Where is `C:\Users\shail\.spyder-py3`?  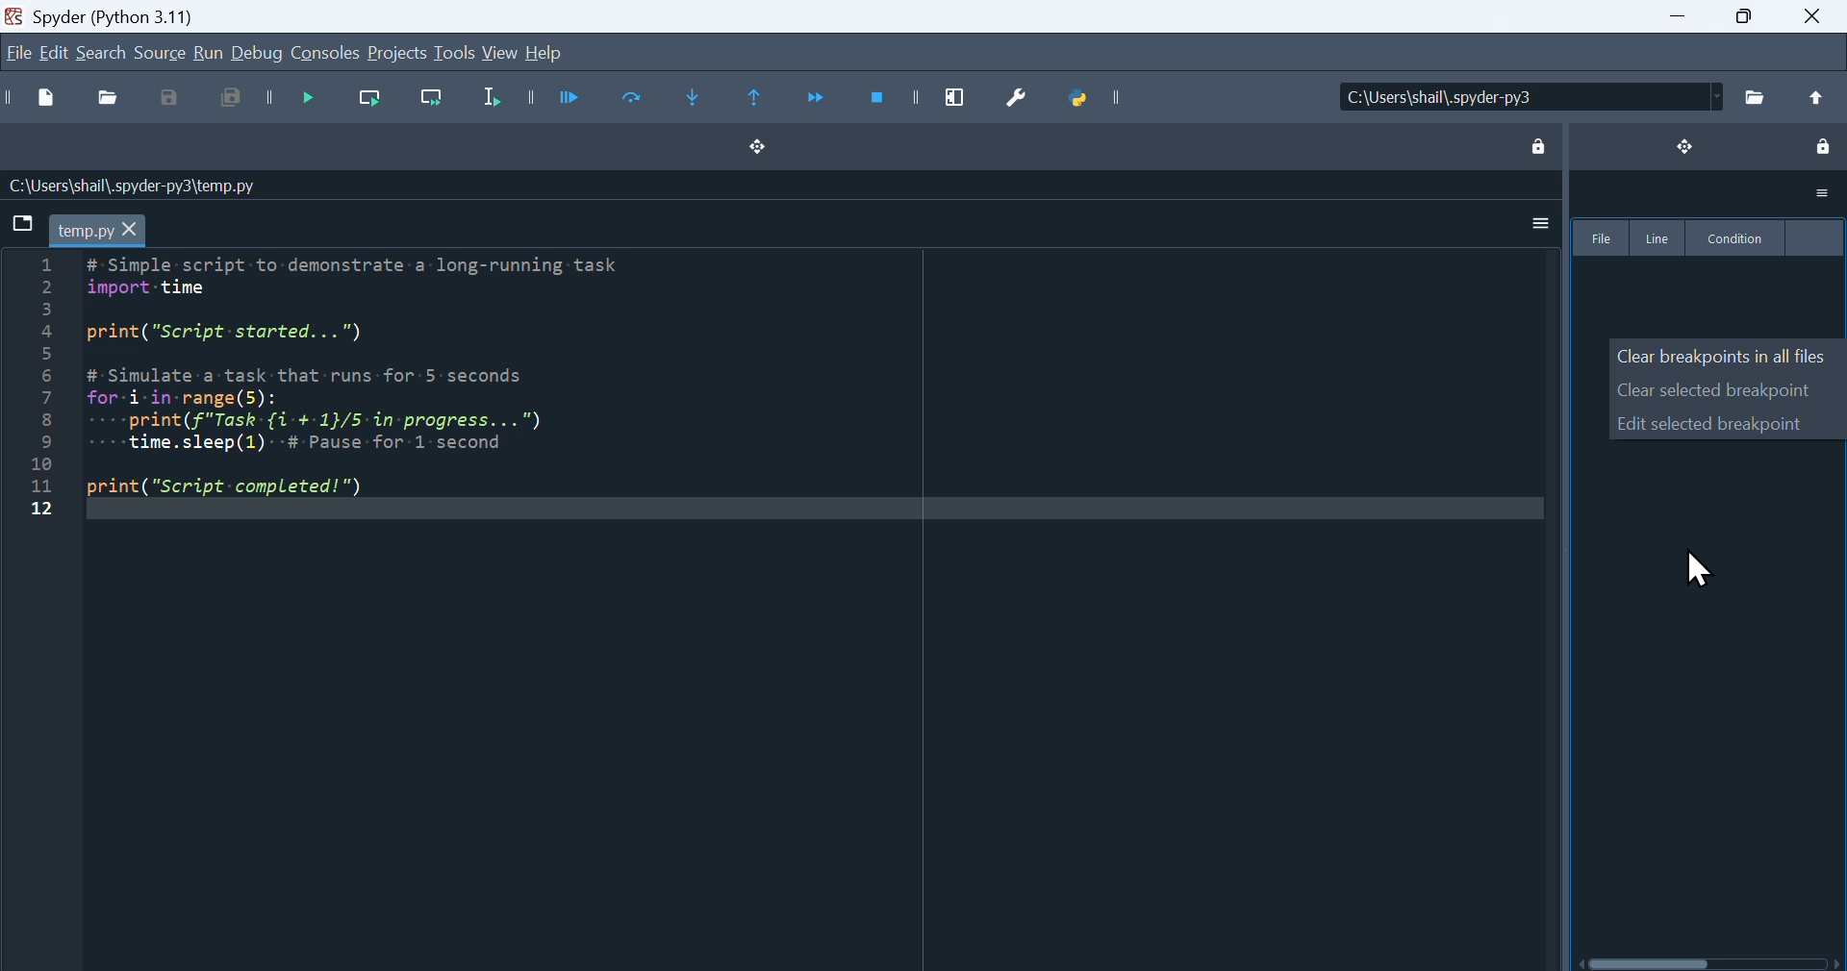
C:\Users\shail\.spyder-py3 is located at coordinates (1526, 95).